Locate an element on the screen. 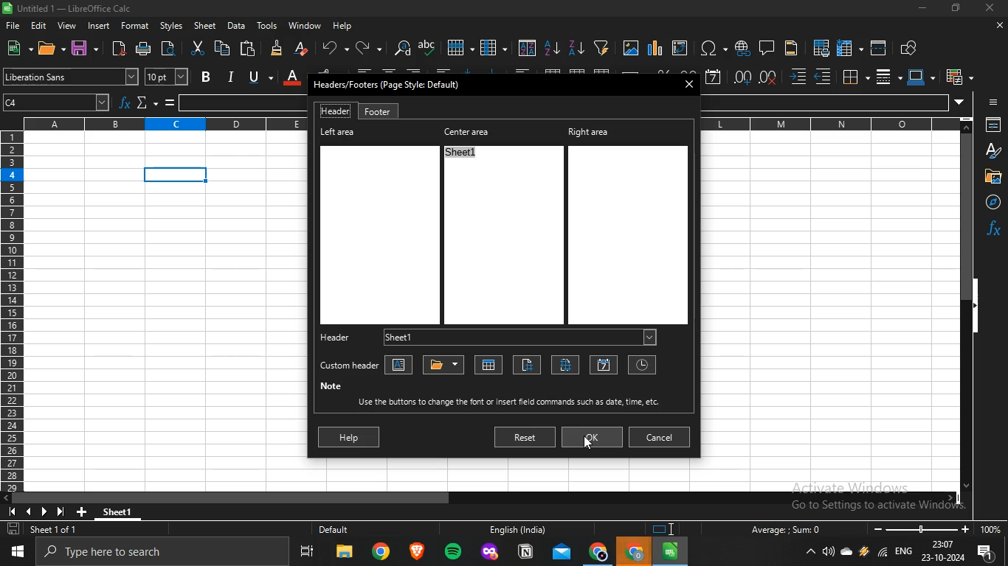 This screenshot has width=1008, height=566. mozilla firefox is located at coordinates (490, 553).